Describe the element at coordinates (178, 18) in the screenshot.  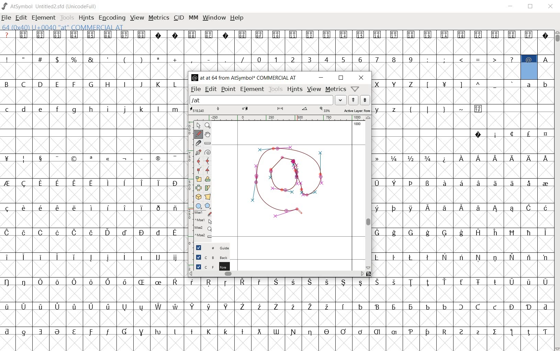
I see `CID` at that location.